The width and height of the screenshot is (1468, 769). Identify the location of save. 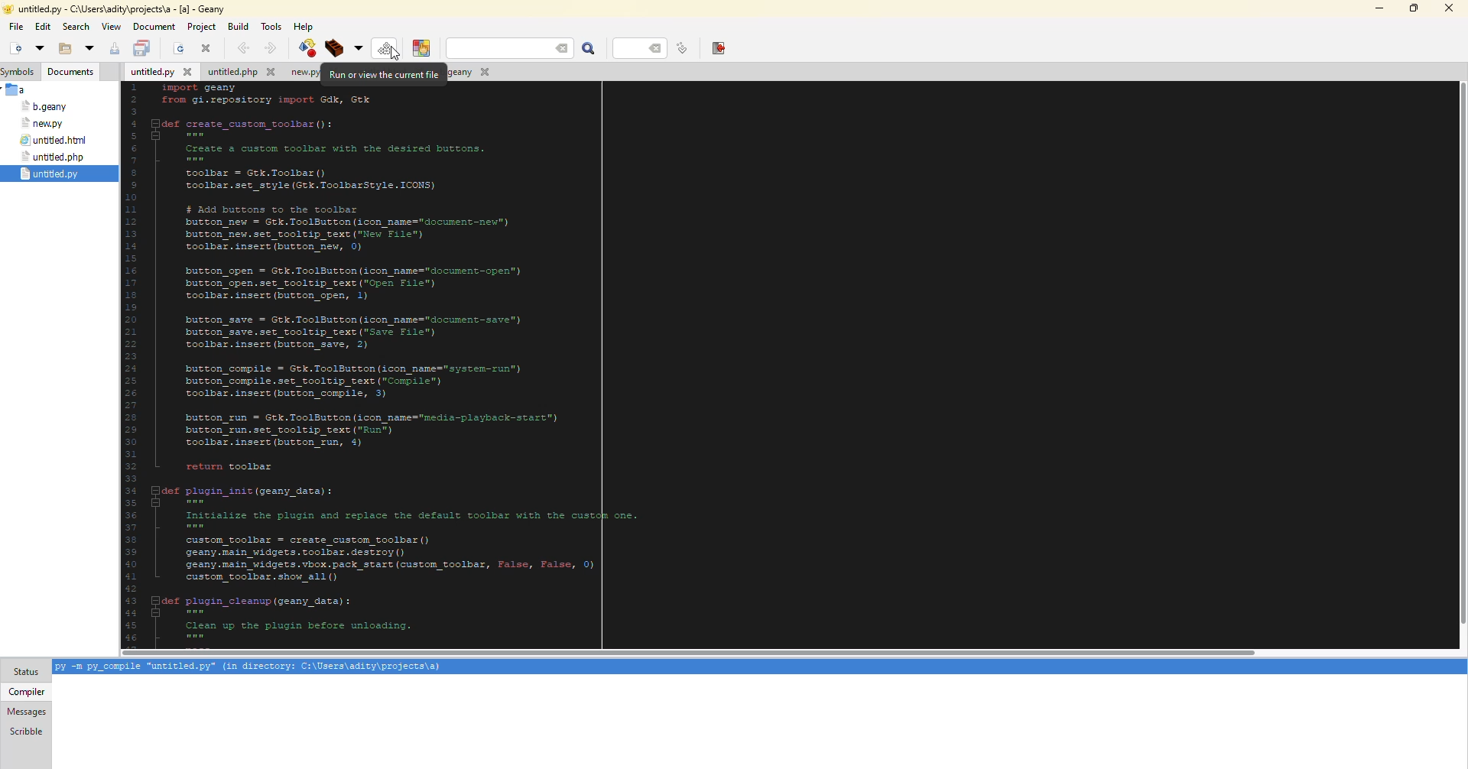
(113, 49).